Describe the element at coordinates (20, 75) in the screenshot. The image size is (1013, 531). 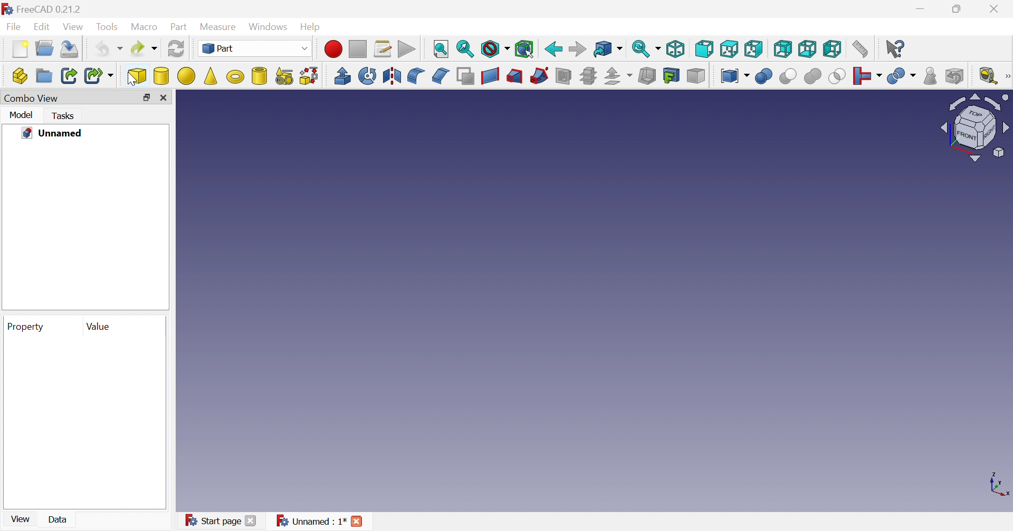
I see `Create part` at that location.